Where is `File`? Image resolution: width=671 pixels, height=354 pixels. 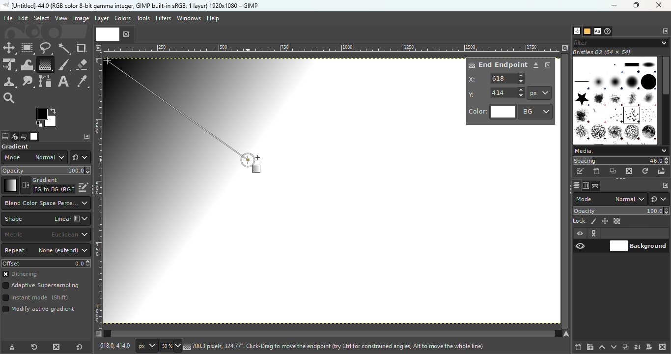
File is located at coordinates (8, 18).